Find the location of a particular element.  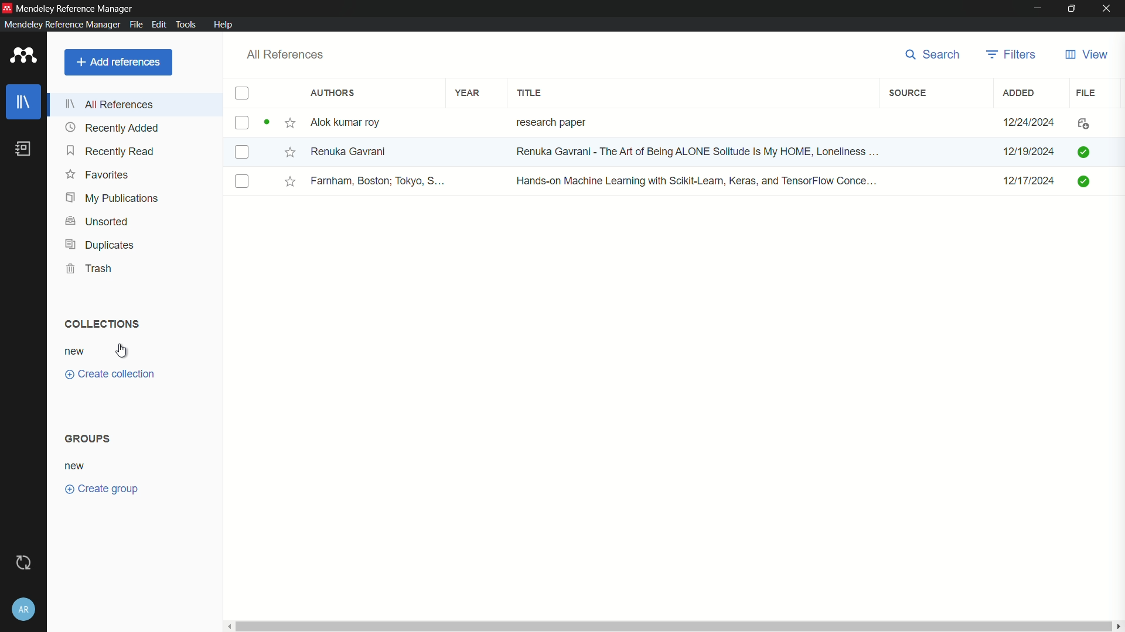

cursor is located at coordinates (122, 349).